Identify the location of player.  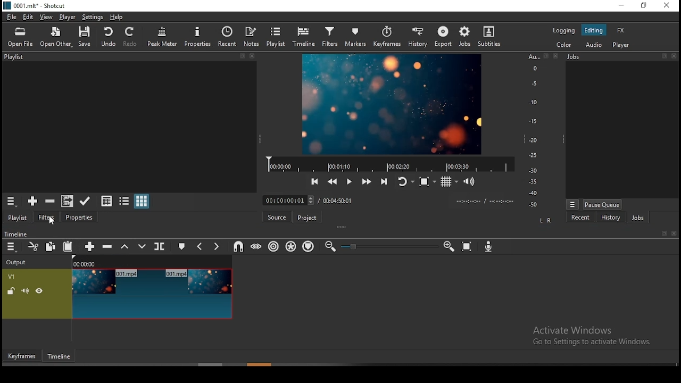
(66, 17).